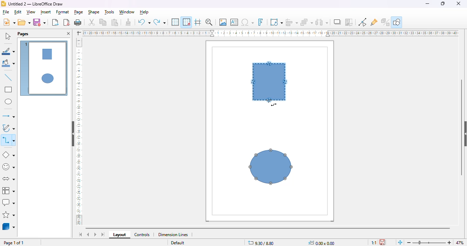 Image resolution: width=467 pixels, height=246 pixels. I want to click on display grid, so click(175, 22).